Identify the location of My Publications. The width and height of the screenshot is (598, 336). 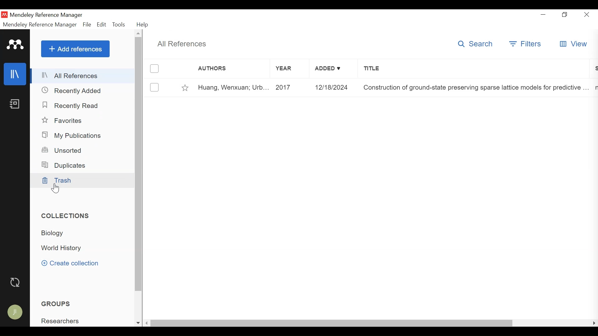
(74, 136).